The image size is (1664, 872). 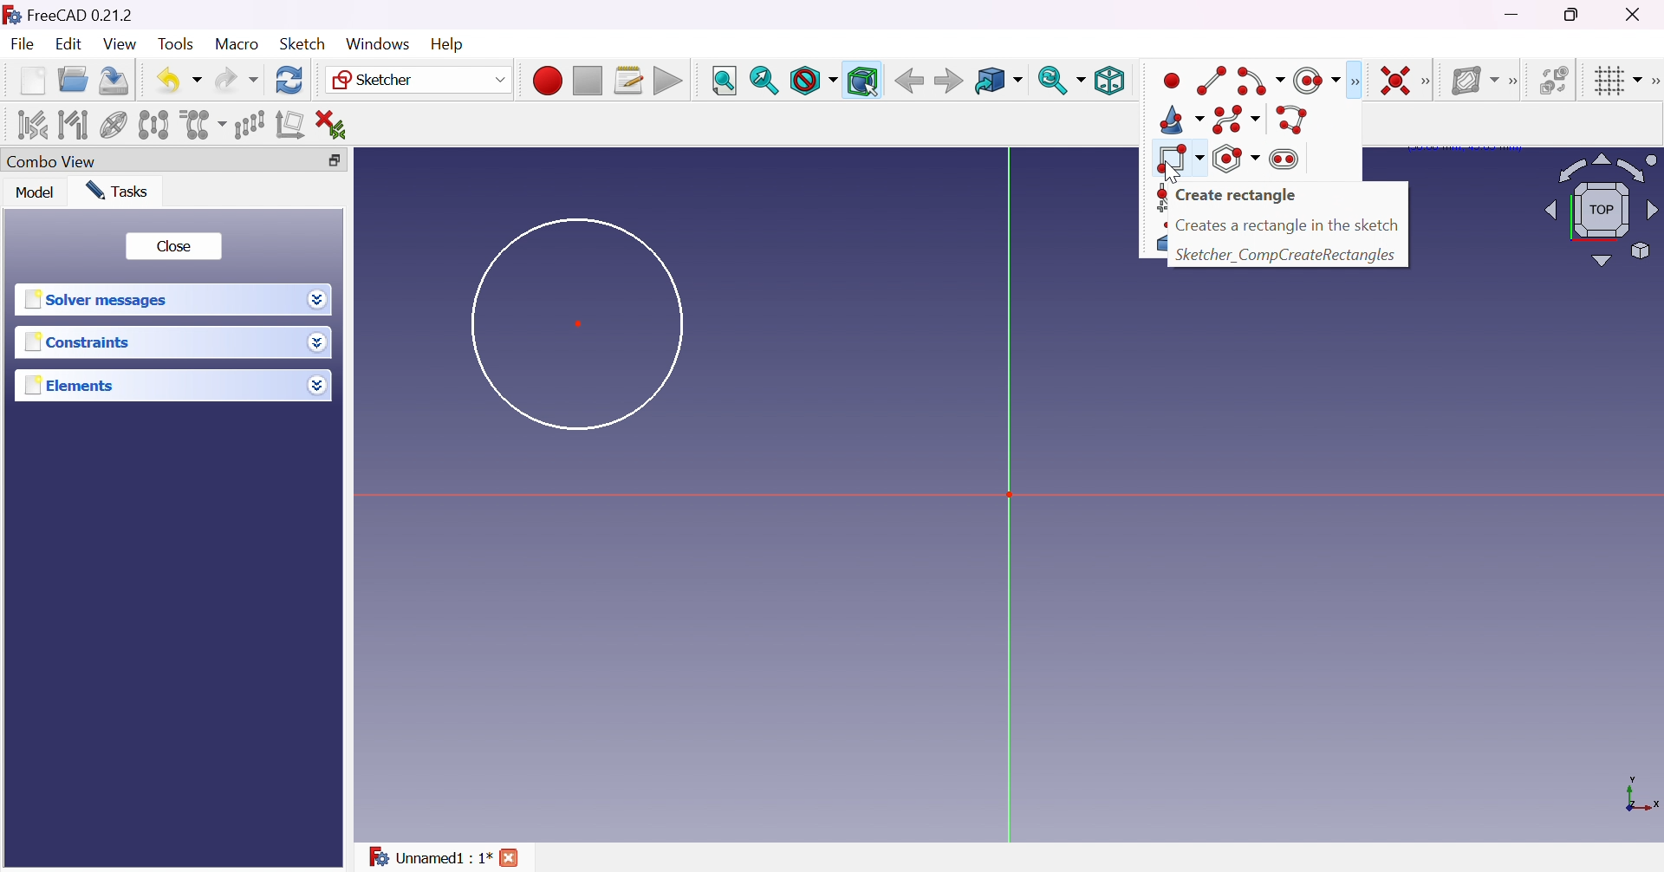 I want to click on Restore down, so click(x=1574, y=15).